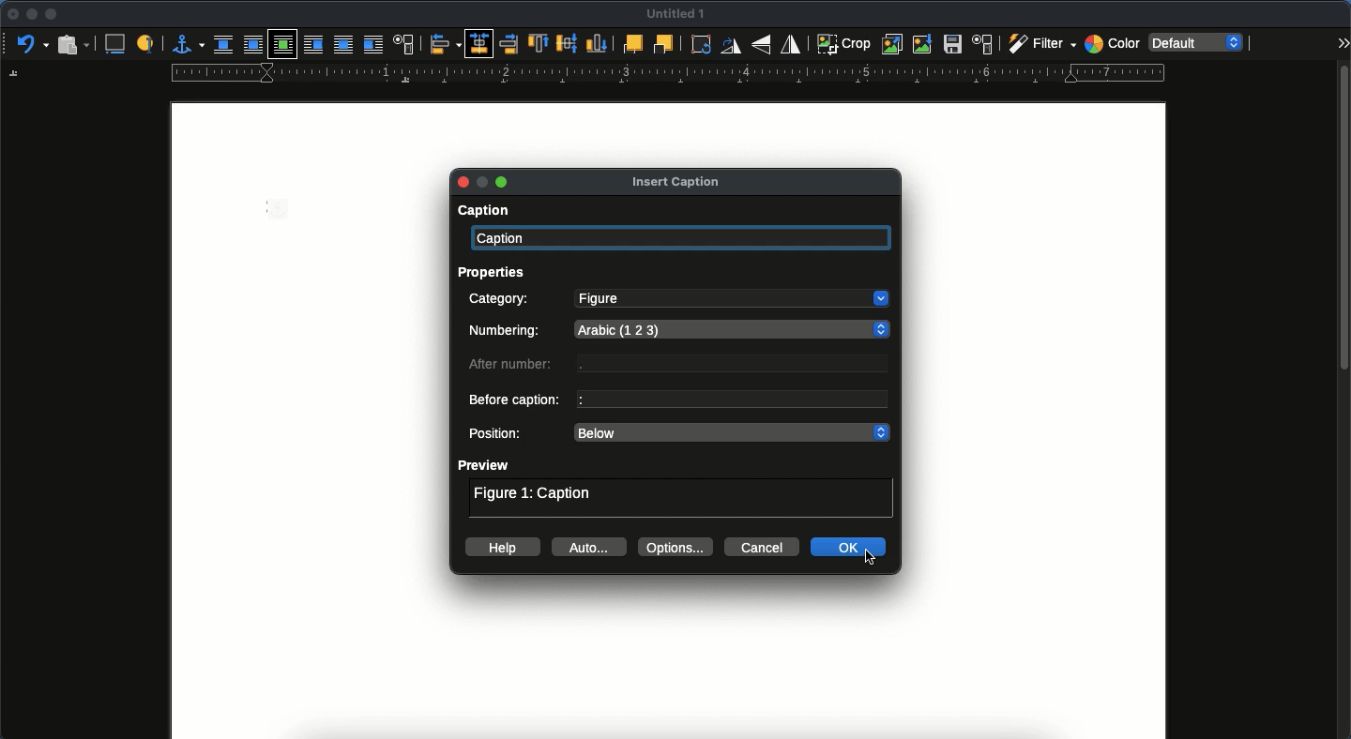 The image size is (1351, 739). I want to click on arabic 123, so click(736, 327).